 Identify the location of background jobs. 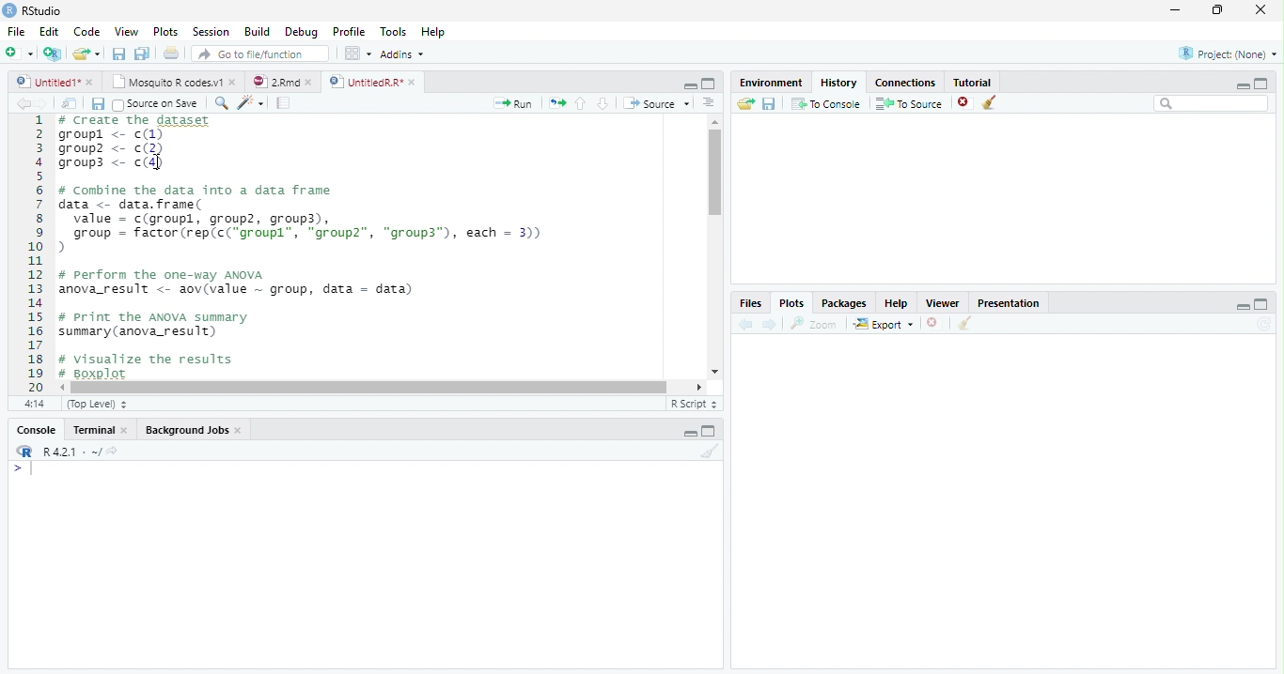
(195, 432).